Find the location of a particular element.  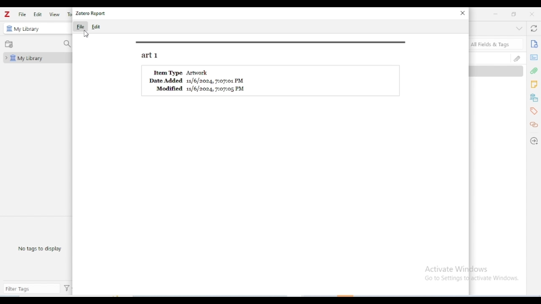

my library is located at coordinates (27, 29).